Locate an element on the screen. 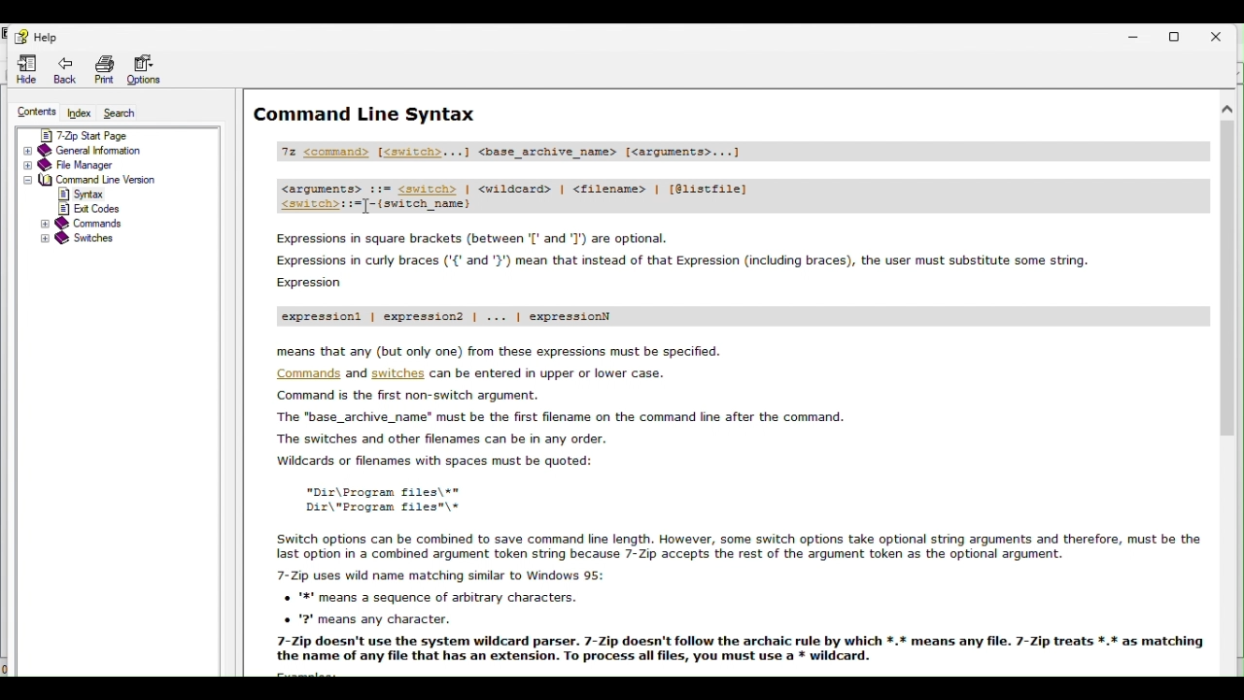 The height and width of the screenshot is (700, 1244). and is located at coordinates (360, 373).